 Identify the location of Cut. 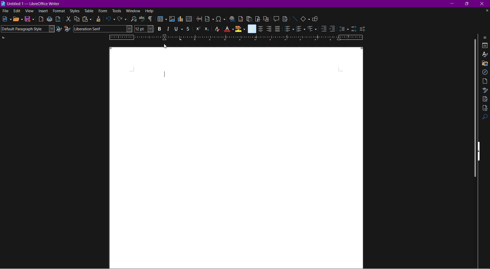
(68, 19).